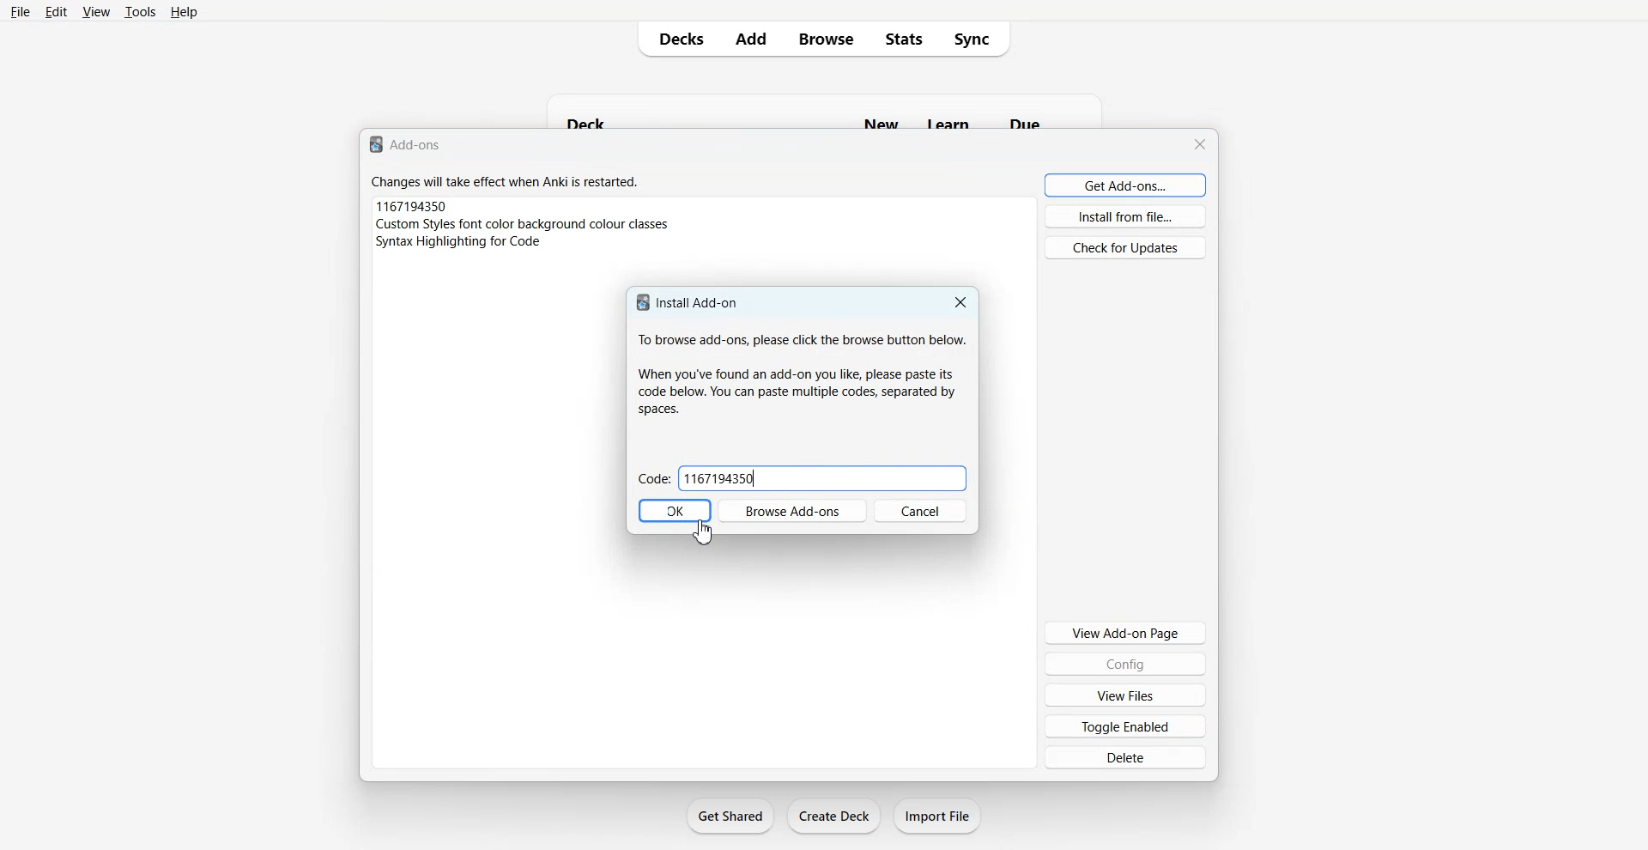  Describe the element at coordinates (793, 510) in the screenshot. I see `Browse Add-ons` at that location.